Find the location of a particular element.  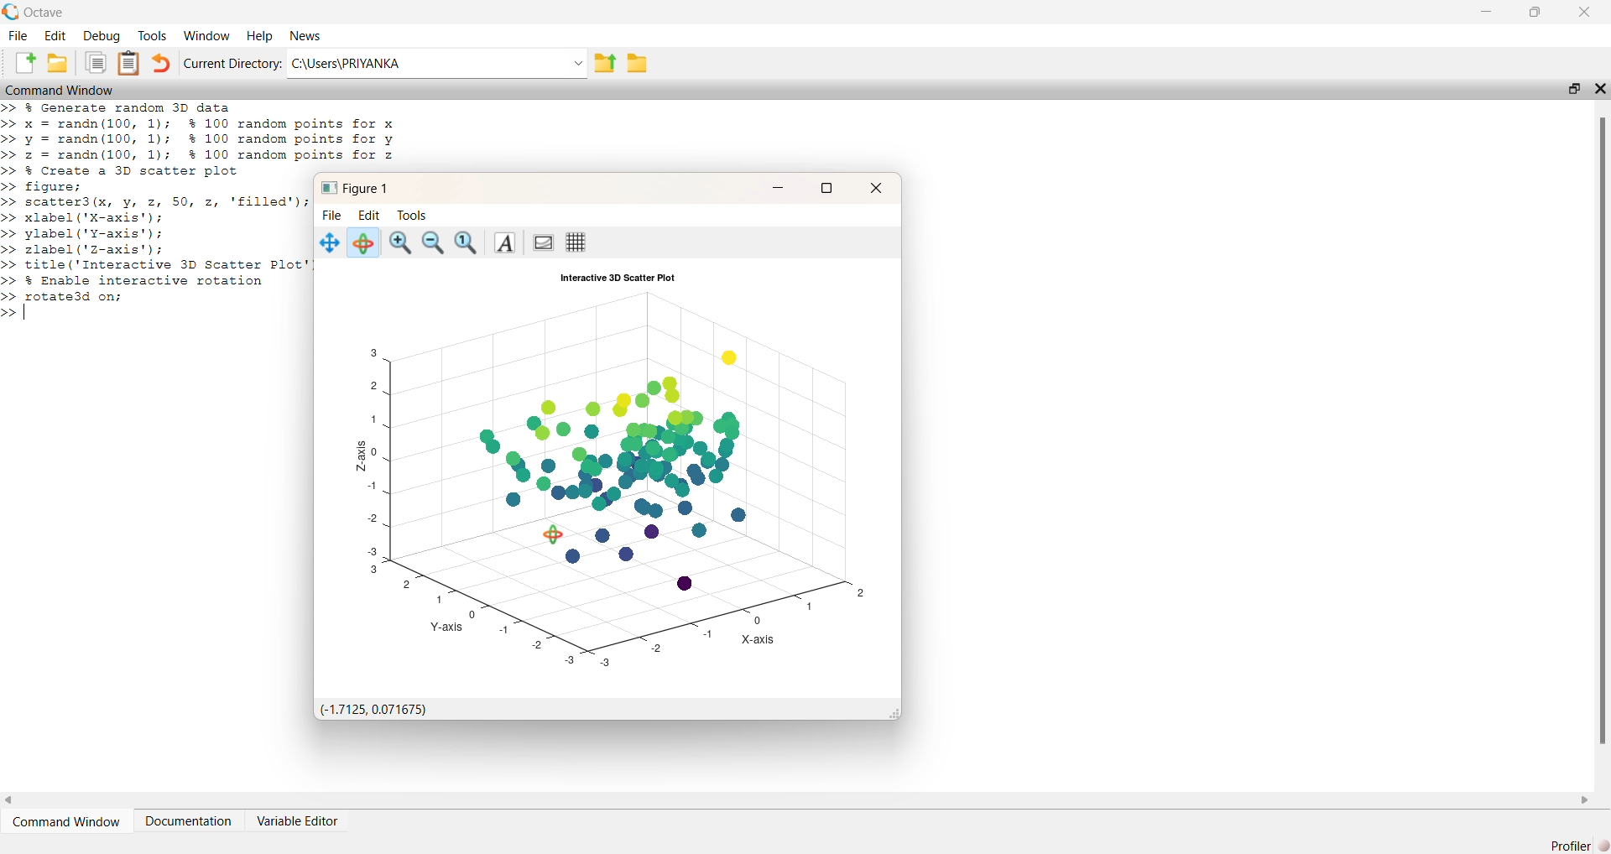

close is located at coordinates (1600, 88).